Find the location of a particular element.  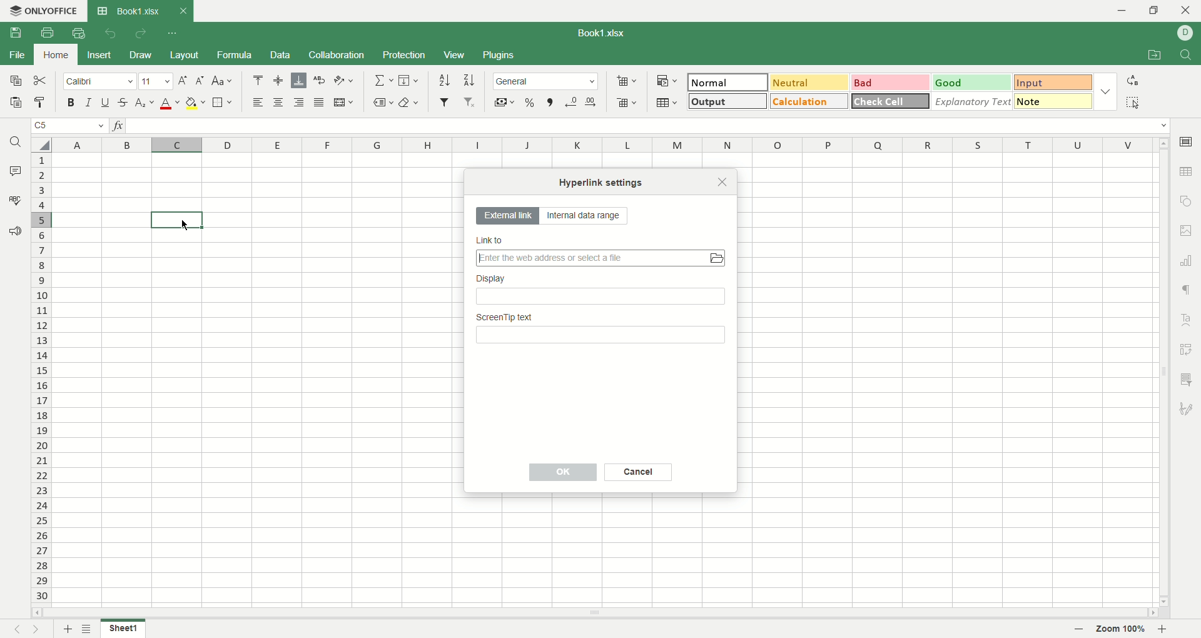

font size is located at coordinates (155, 82).